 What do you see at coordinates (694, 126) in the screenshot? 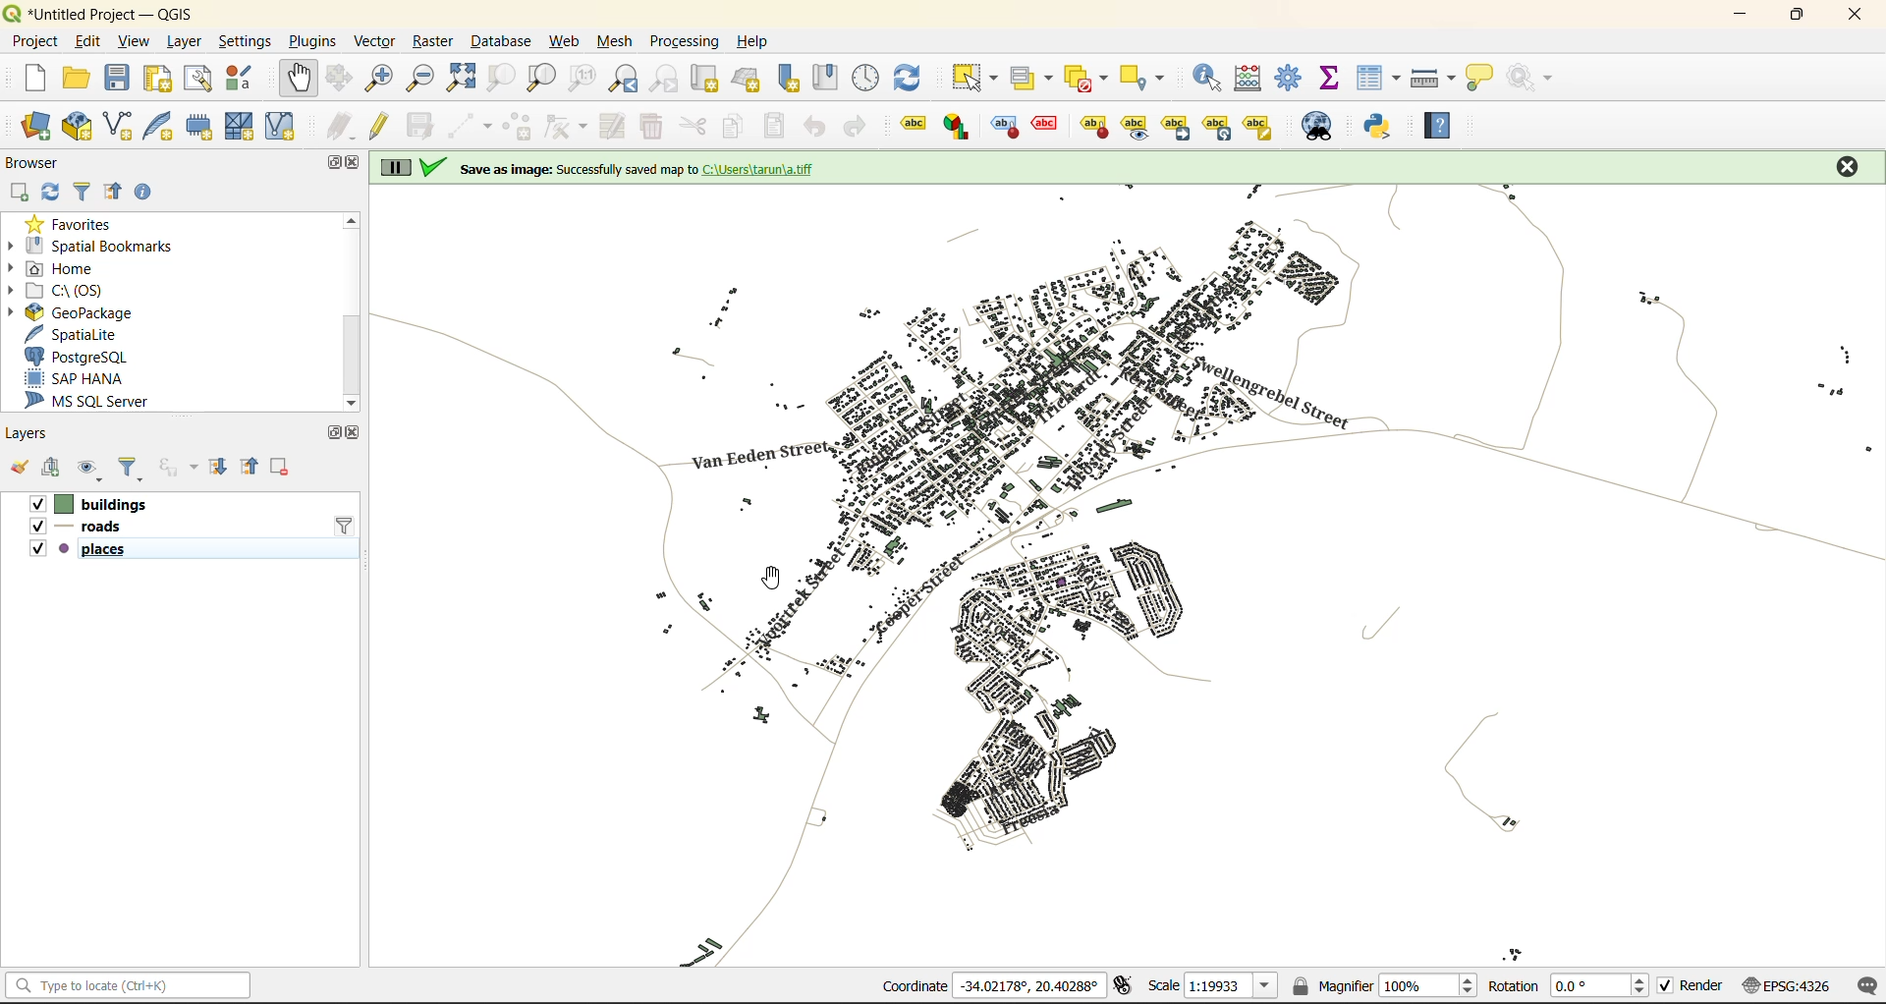
I see `cut` at bounding box center [694, 126].